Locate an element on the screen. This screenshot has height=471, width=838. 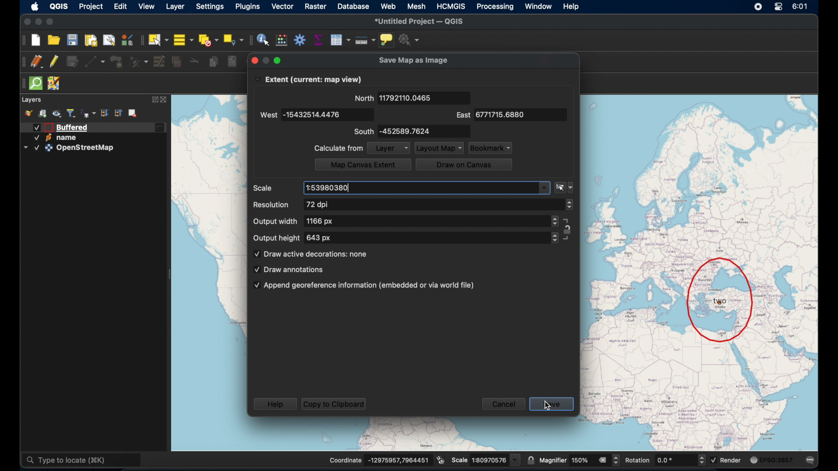
drag handle is located at coordinates (21, 83).